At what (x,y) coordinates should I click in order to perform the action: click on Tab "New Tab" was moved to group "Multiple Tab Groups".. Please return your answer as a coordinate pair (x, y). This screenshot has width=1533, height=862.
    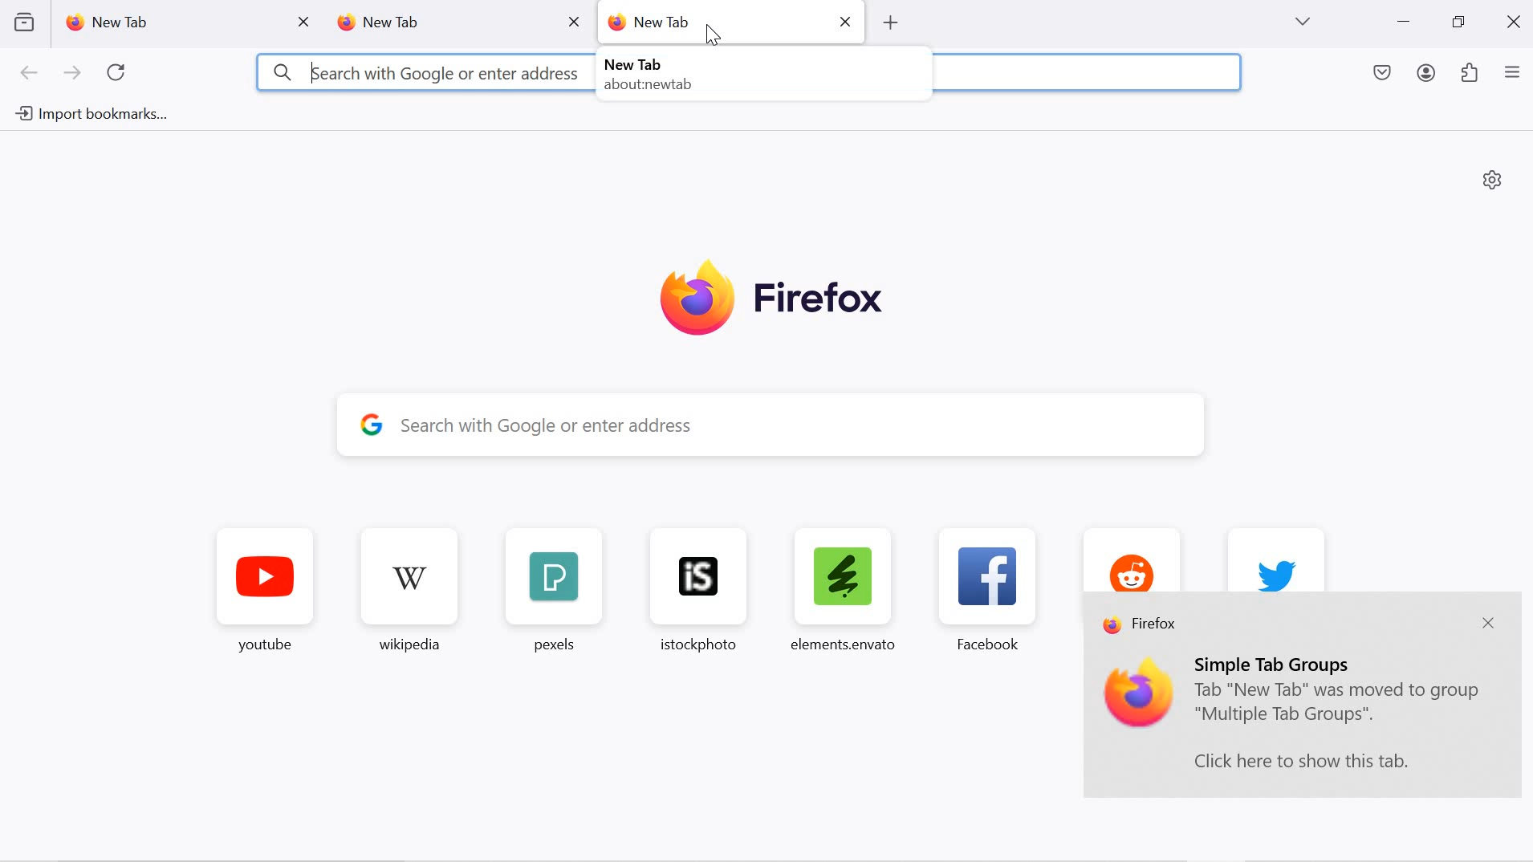
    Looking at the image, I should click on (1339, 705).